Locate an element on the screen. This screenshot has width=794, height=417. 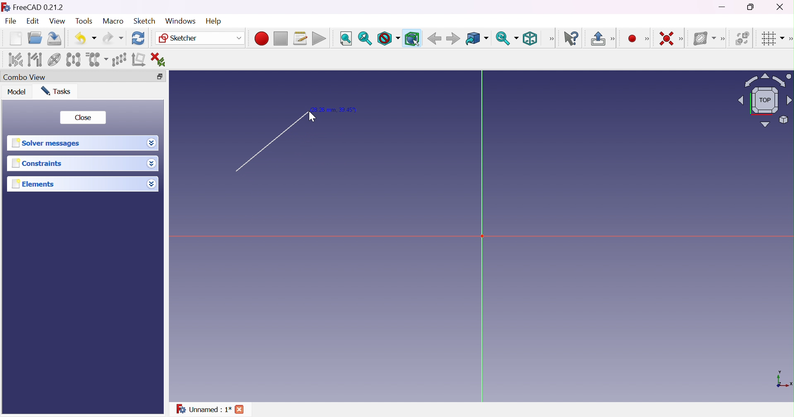
Refresh is located at coordinates (139, 38).